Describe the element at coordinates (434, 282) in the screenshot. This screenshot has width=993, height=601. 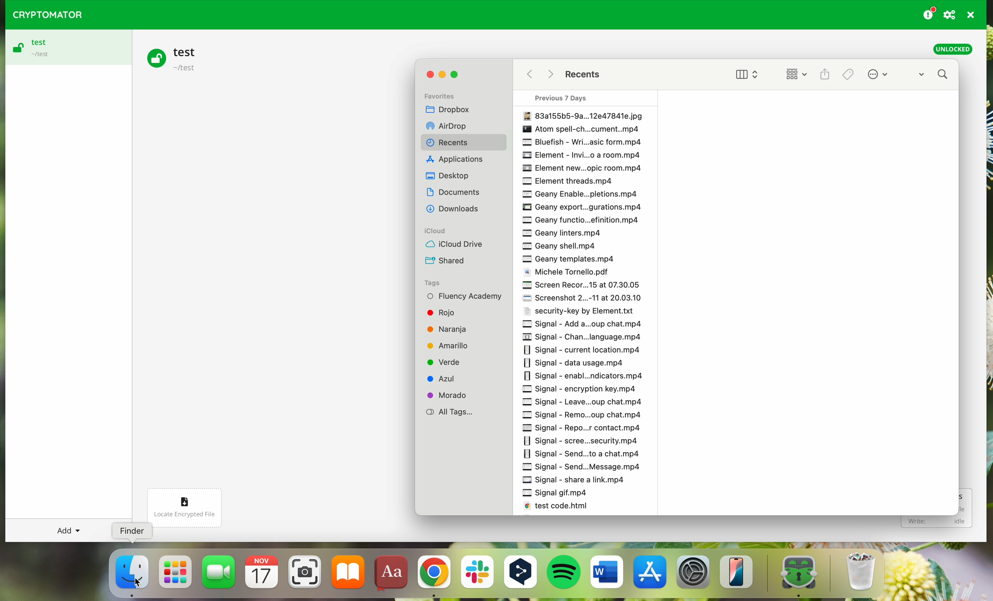
I see `Tags` at that location.